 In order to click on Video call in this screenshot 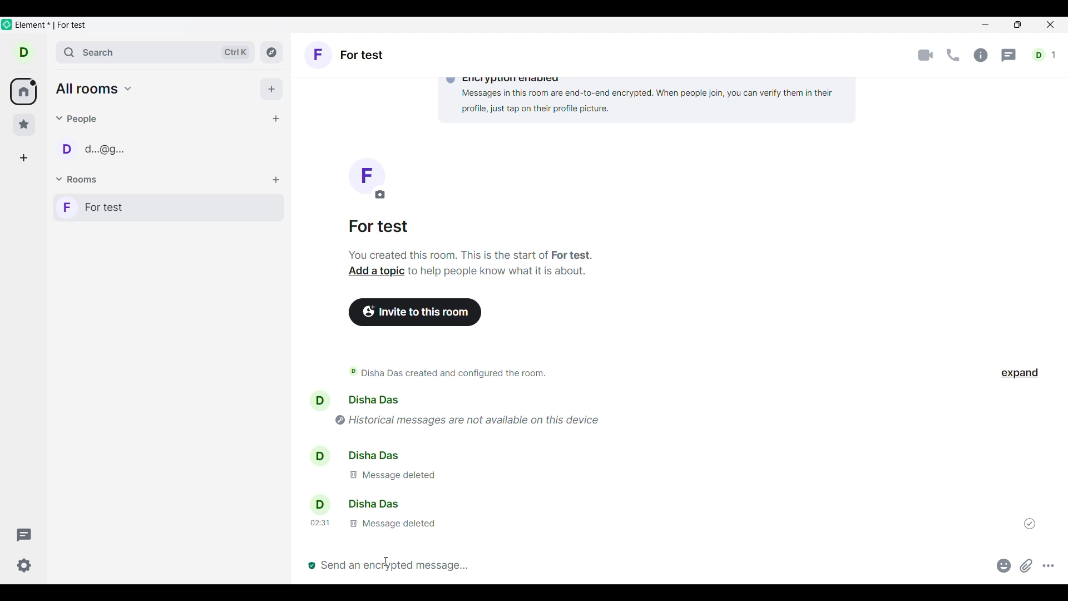, I will do `click(926, 56)`.